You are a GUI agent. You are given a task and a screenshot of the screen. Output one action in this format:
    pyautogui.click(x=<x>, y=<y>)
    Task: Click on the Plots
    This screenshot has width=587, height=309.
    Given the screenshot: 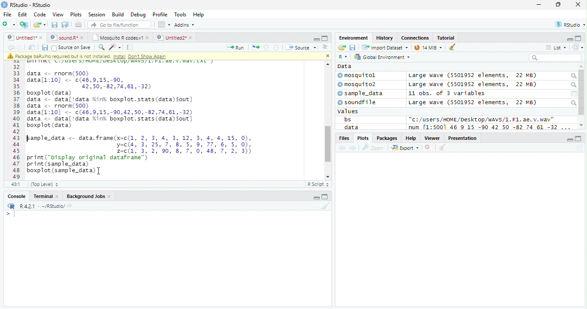 What is the action you would take?
    pyautogui.click(x=76, y=15)
    